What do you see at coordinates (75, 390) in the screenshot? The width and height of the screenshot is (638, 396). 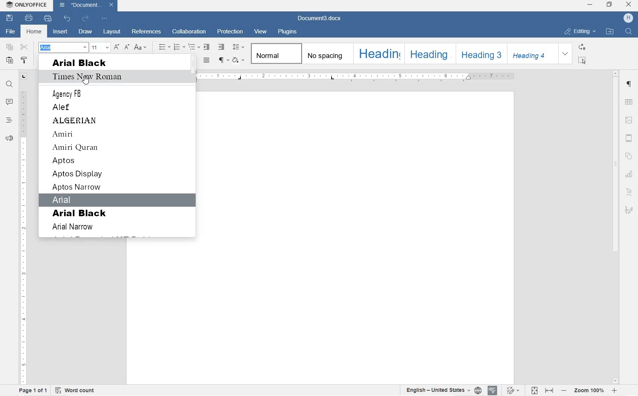 I see `WORD COUNT` at bounding box center [75, 390].